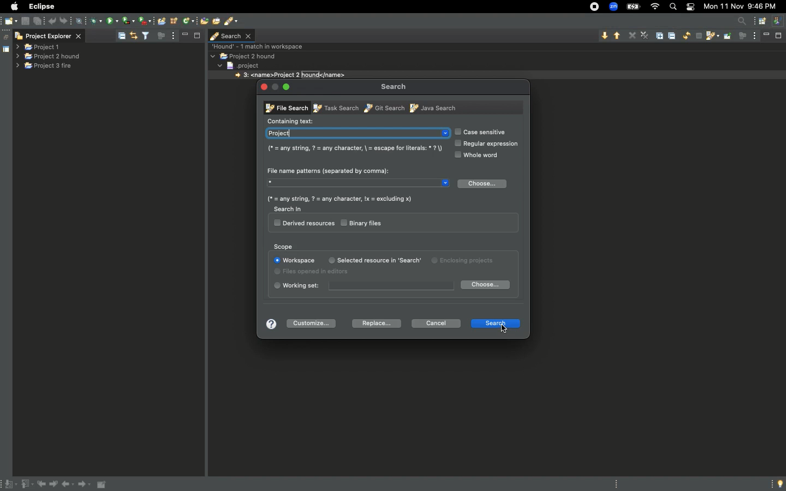 This screenshot has height=491, width=786. What do you see at coordinates (48, 67) in the screenshot?
I see `project 3` at bounding box center [48, 67].